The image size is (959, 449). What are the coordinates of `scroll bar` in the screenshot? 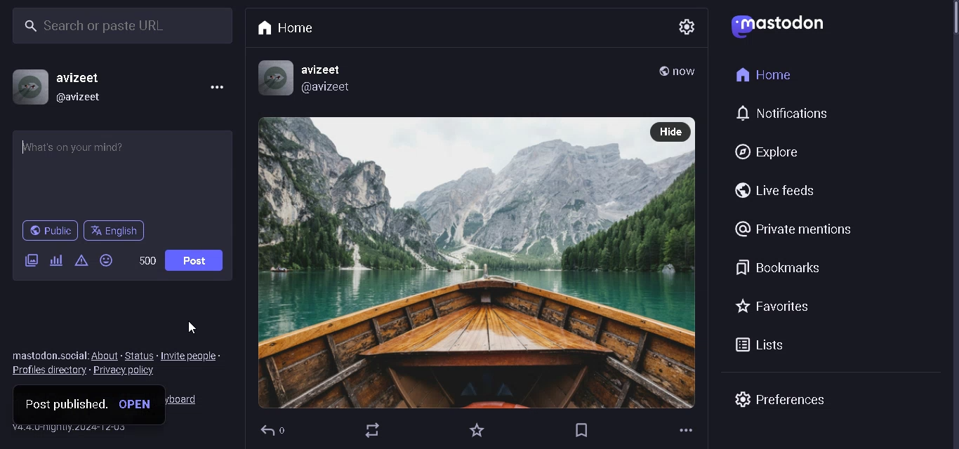 It's located at (950, 30).